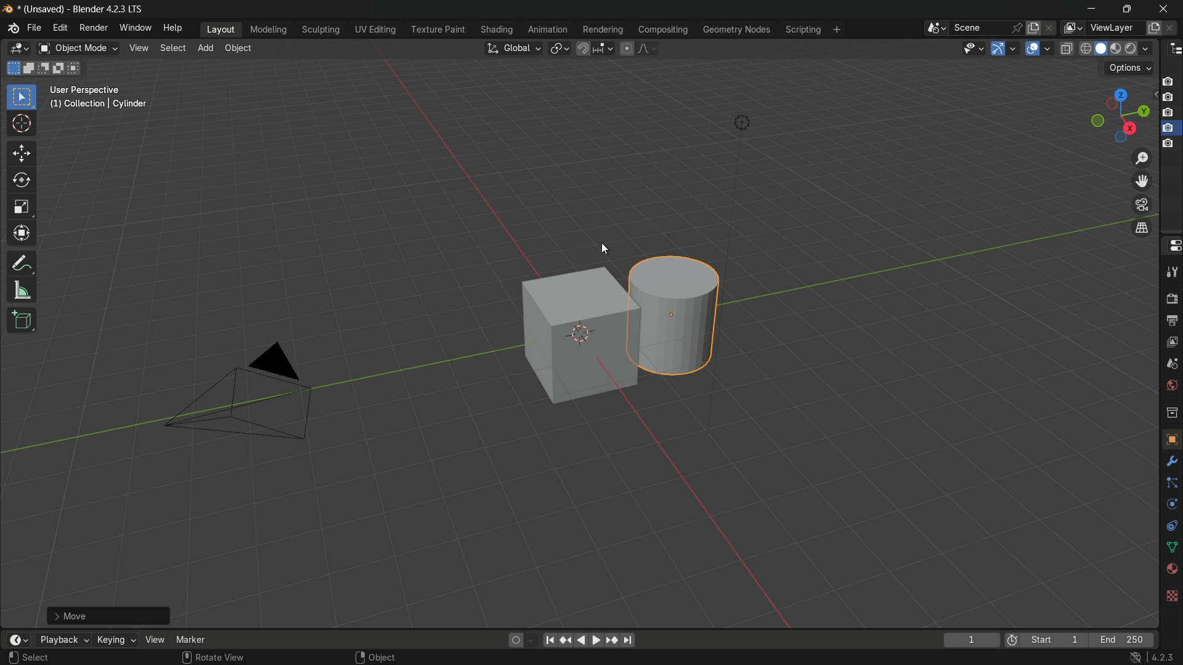 Image resolution: width=1183 pixels, height=665 pixels. I want to click on keying, so click(115, 640).